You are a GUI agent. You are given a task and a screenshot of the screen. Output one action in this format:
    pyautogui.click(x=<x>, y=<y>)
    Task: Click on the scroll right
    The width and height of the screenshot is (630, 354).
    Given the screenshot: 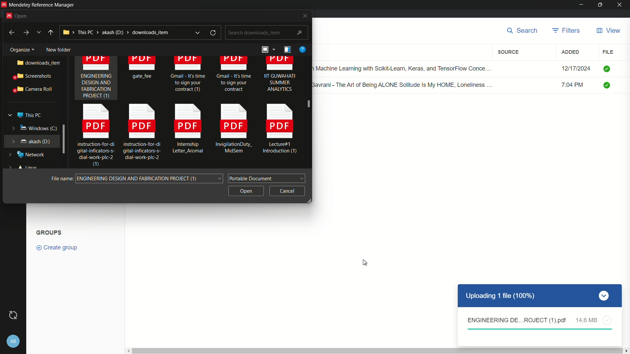 What is the action you would take?
    pyautogui.click(x=626, y=351)
    